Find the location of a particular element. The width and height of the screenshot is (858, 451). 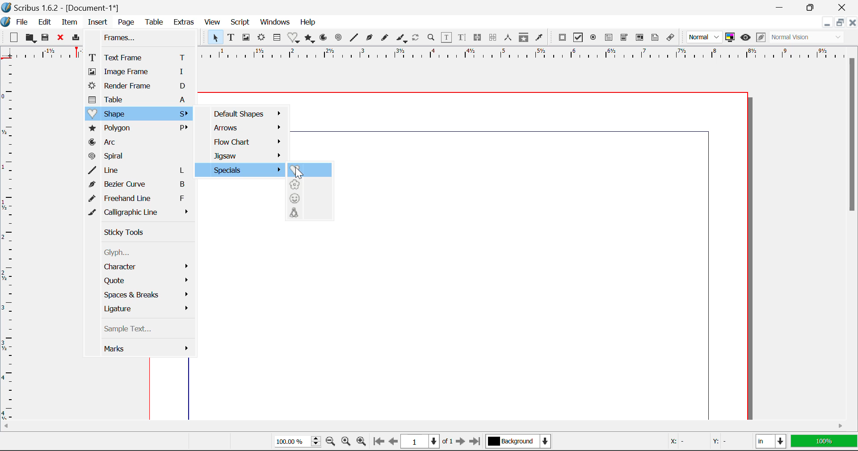

Restore Down is located at coordinates (782, 7).